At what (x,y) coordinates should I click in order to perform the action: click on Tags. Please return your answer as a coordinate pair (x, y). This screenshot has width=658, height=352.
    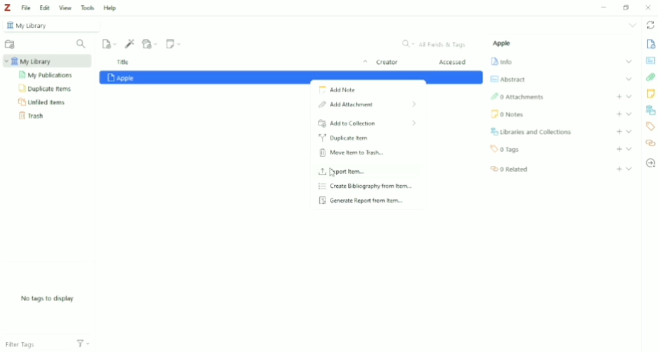
    Looking at the image, I should click on (506, 149).